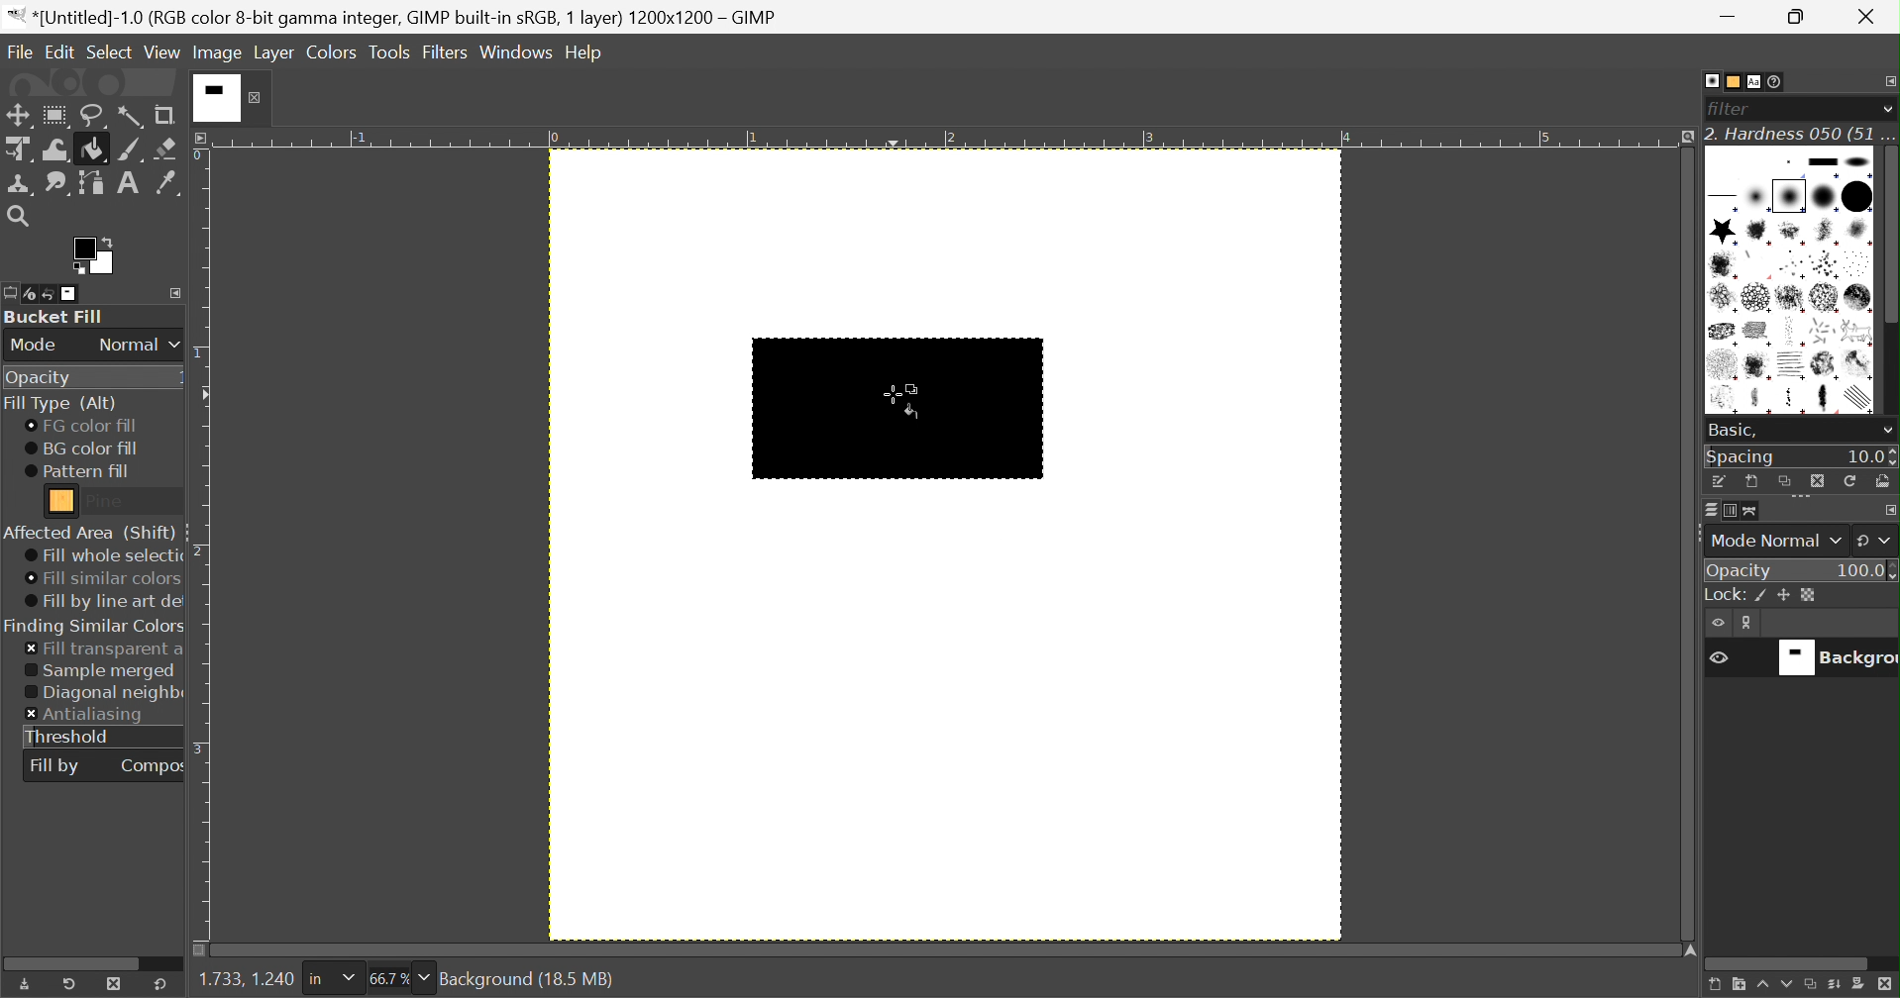 This screenshot has width=1900, height=998. I want to click on , so click(1834, 987).